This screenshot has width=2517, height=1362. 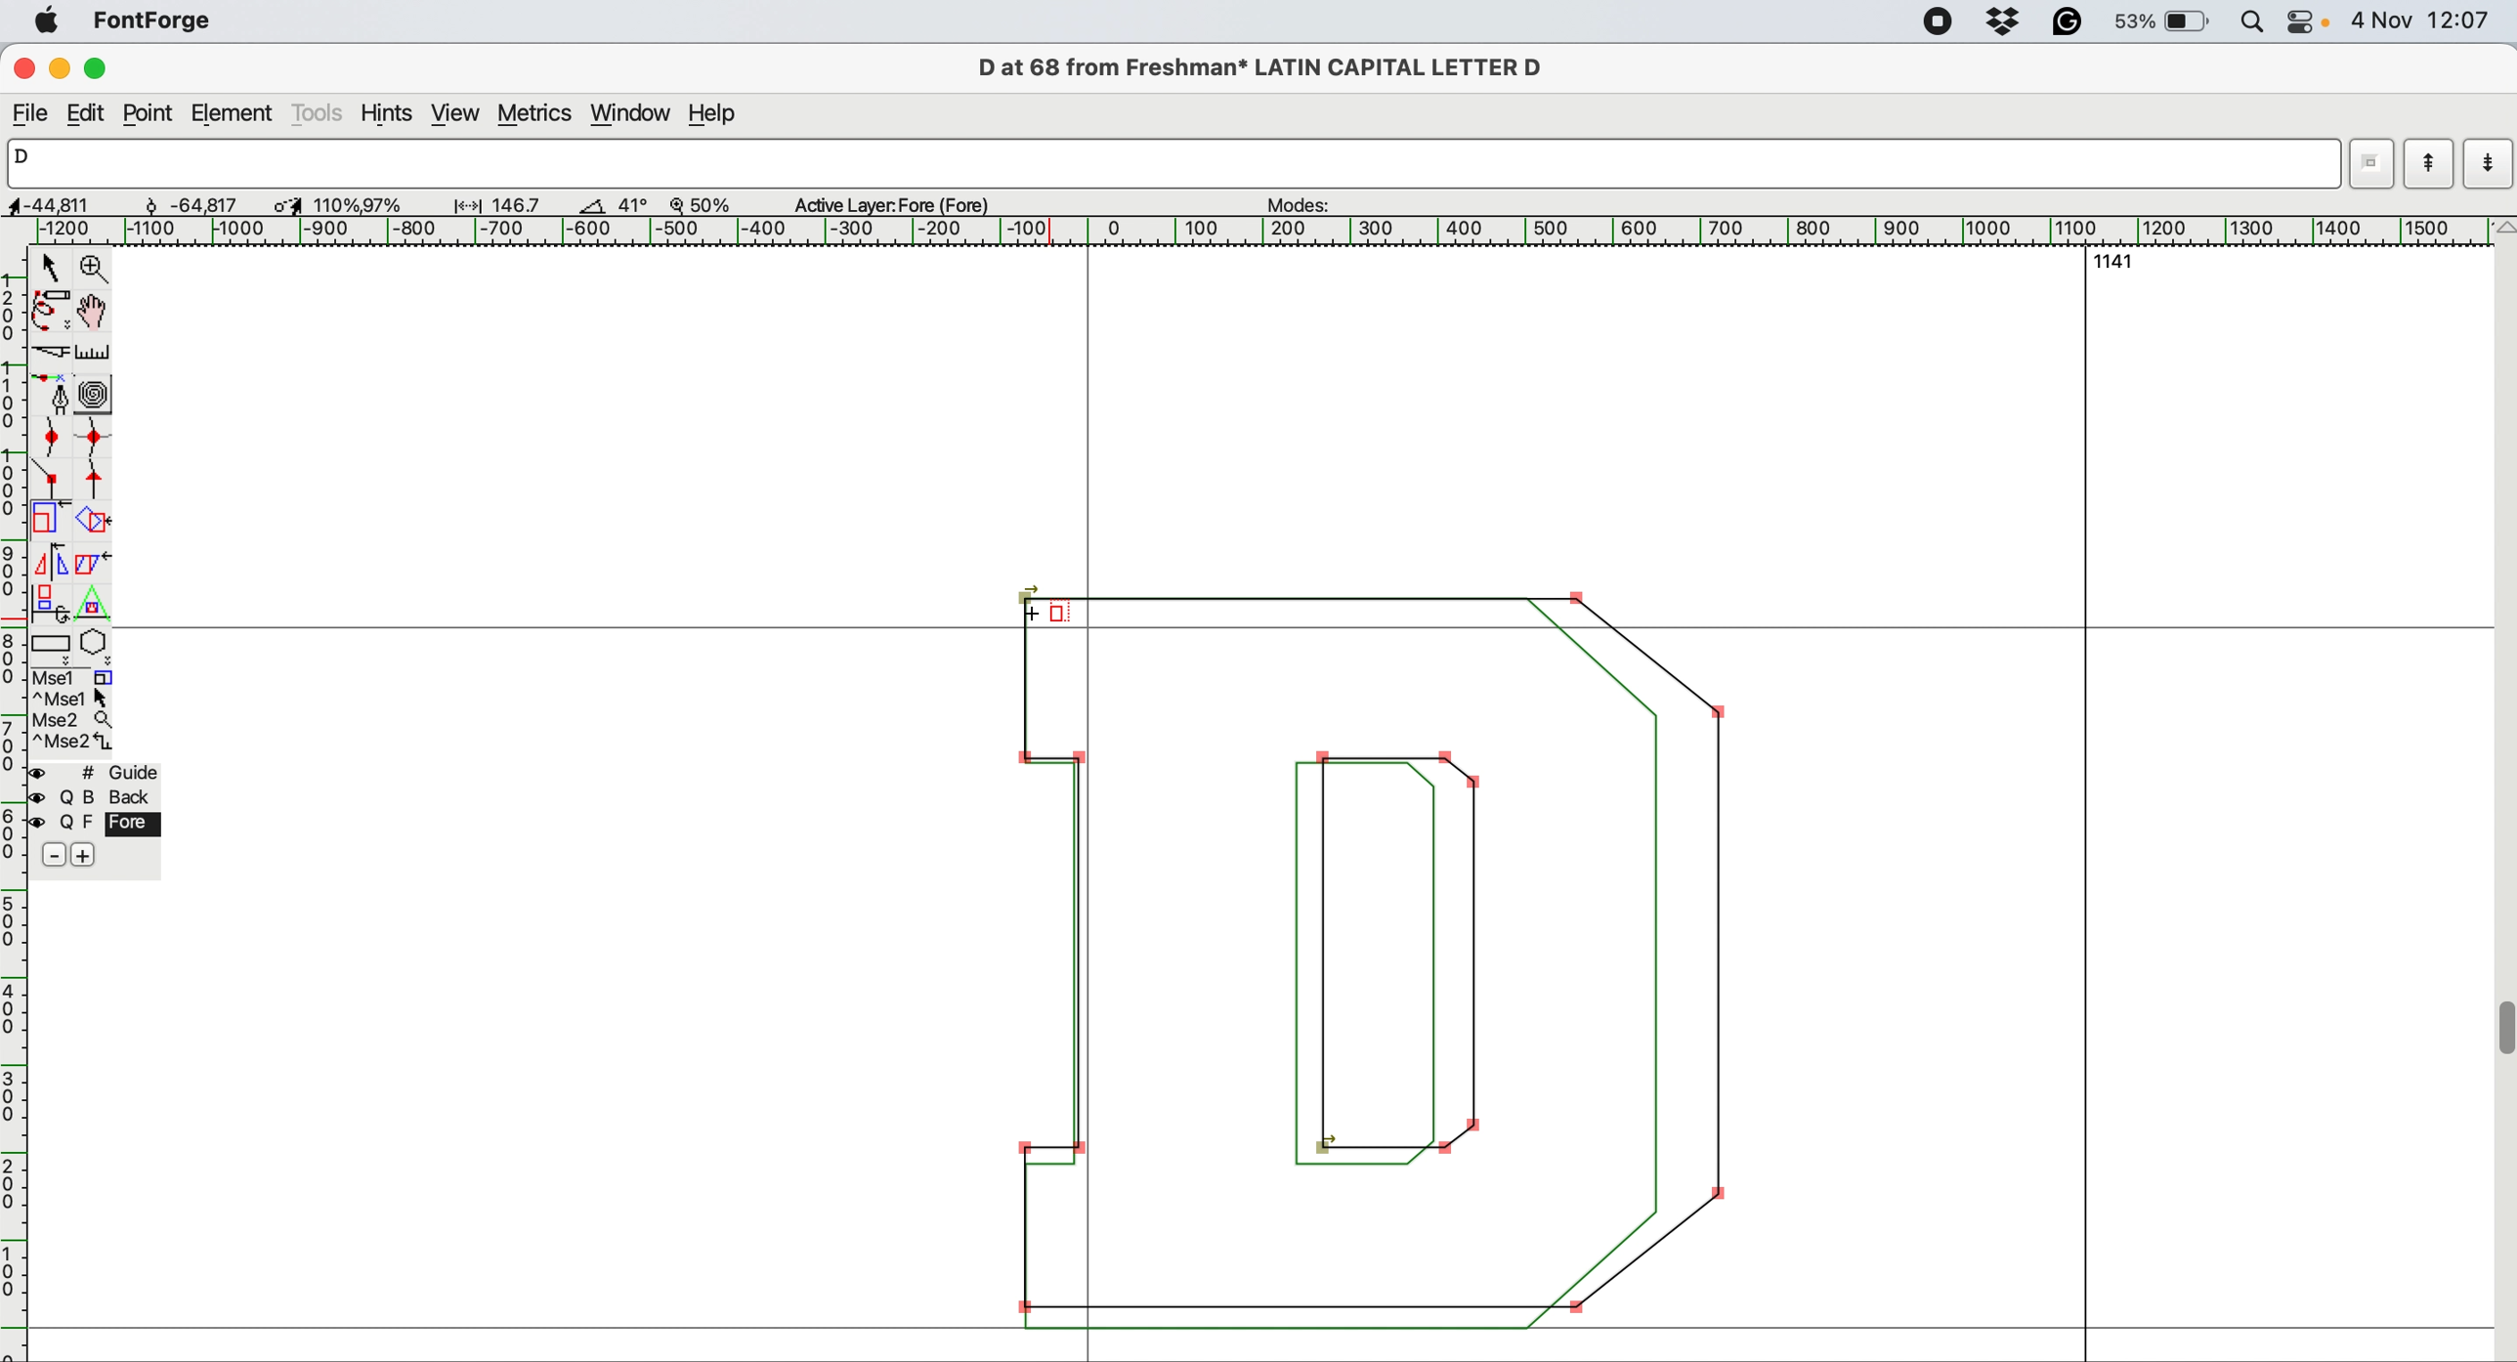 I want to click on draw freehand curve, so click(x=51, y=310).